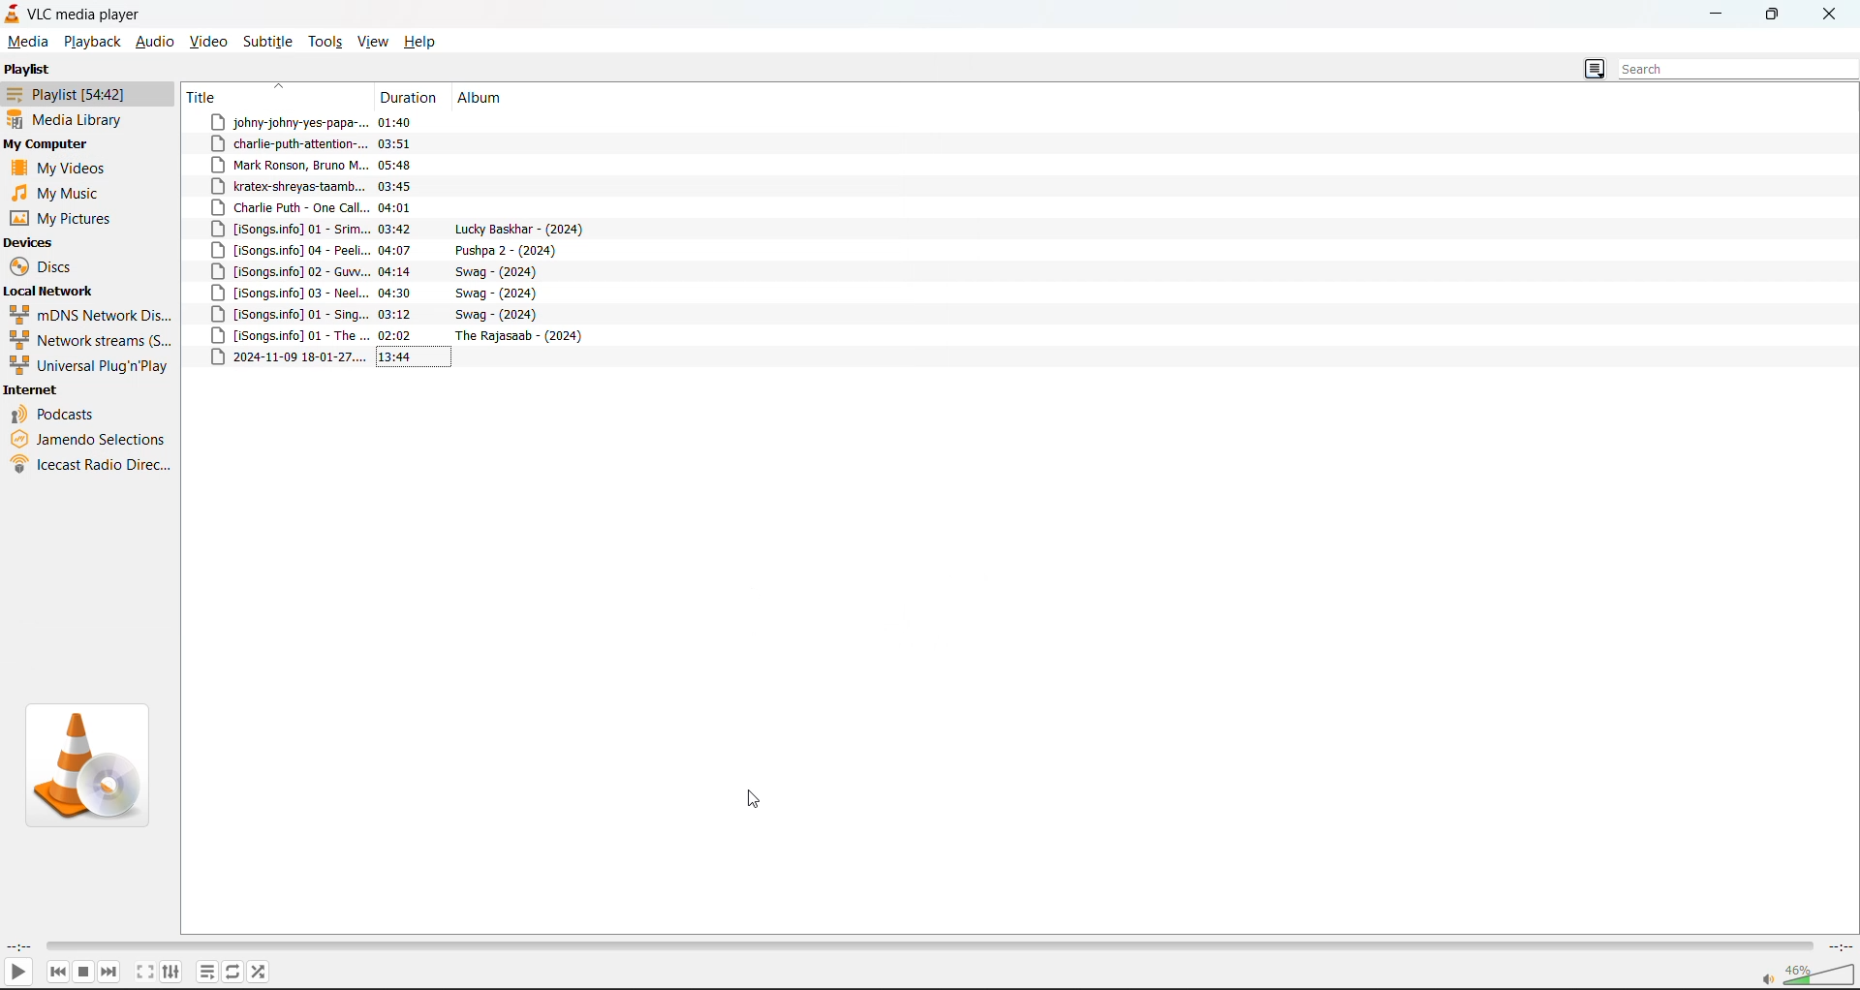 The width and height of the screenshot is (1860, 990). Describe the element at coordinates (88, 465) in the screenshot. I see `icecast` at that location.